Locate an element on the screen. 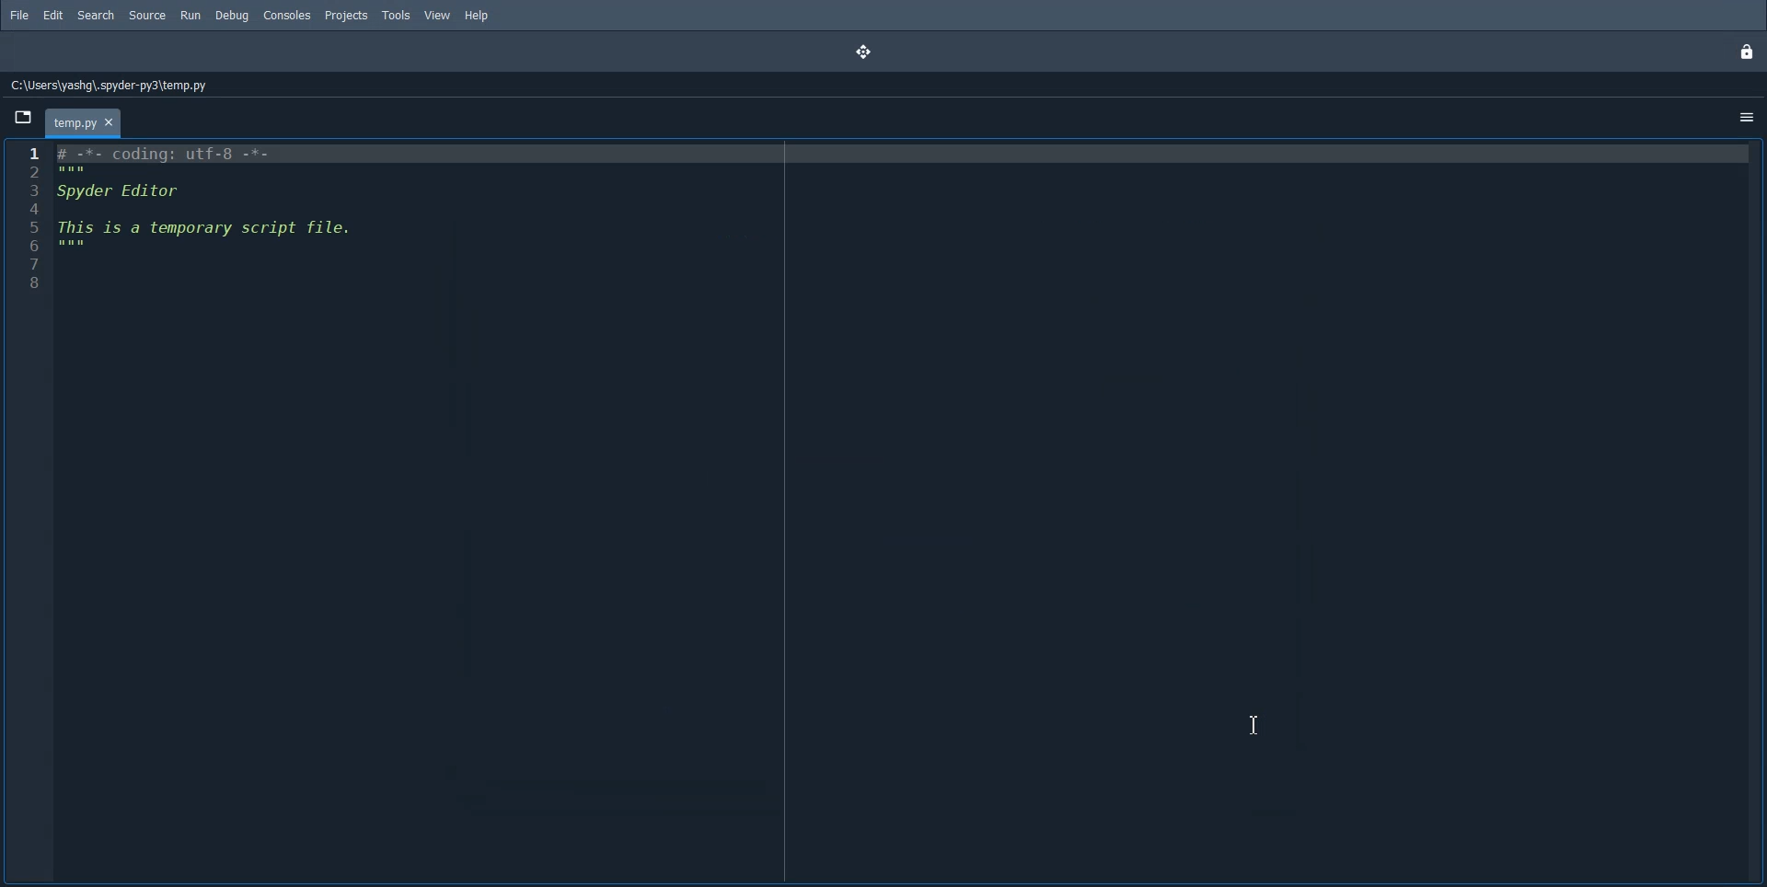  Projects is located at coordinates (345, 16).